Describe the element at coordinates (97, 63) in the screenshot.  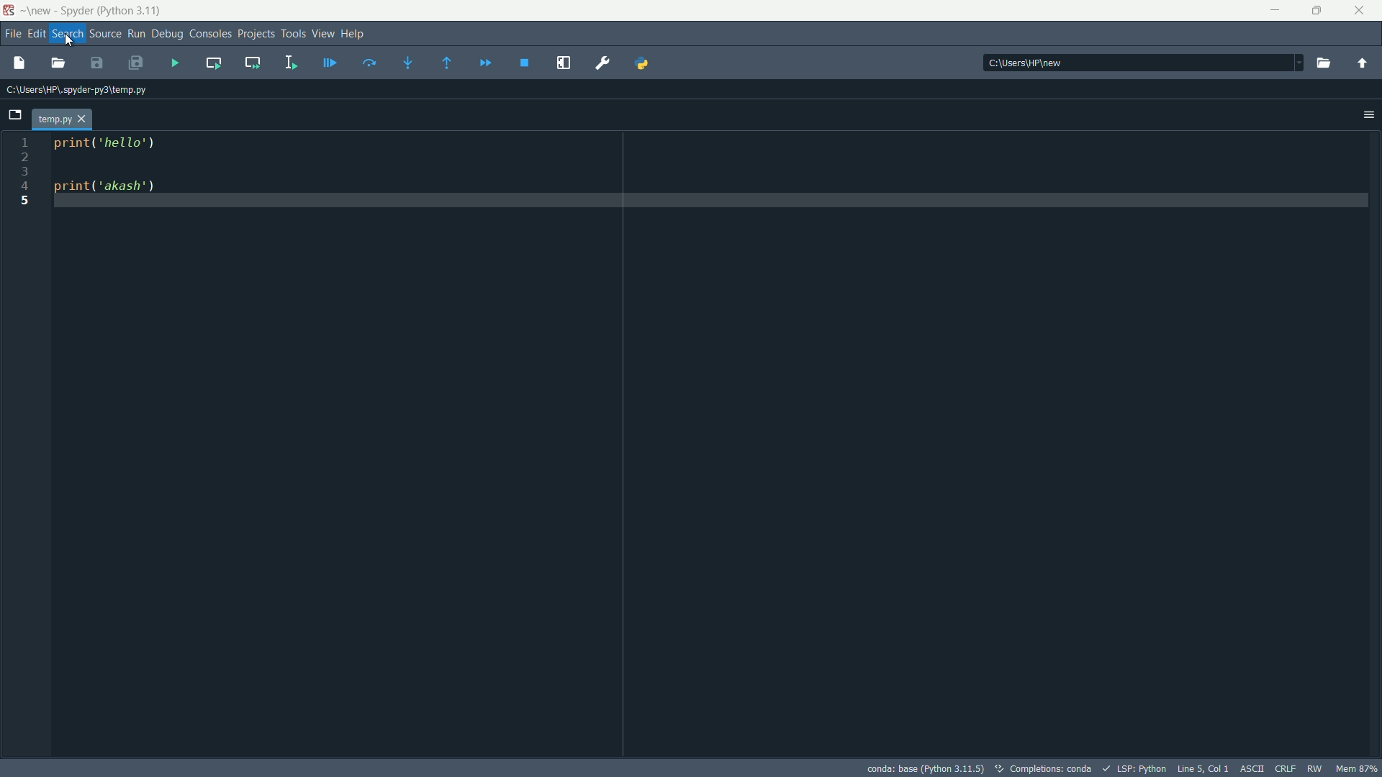
I see `save file` at that location.